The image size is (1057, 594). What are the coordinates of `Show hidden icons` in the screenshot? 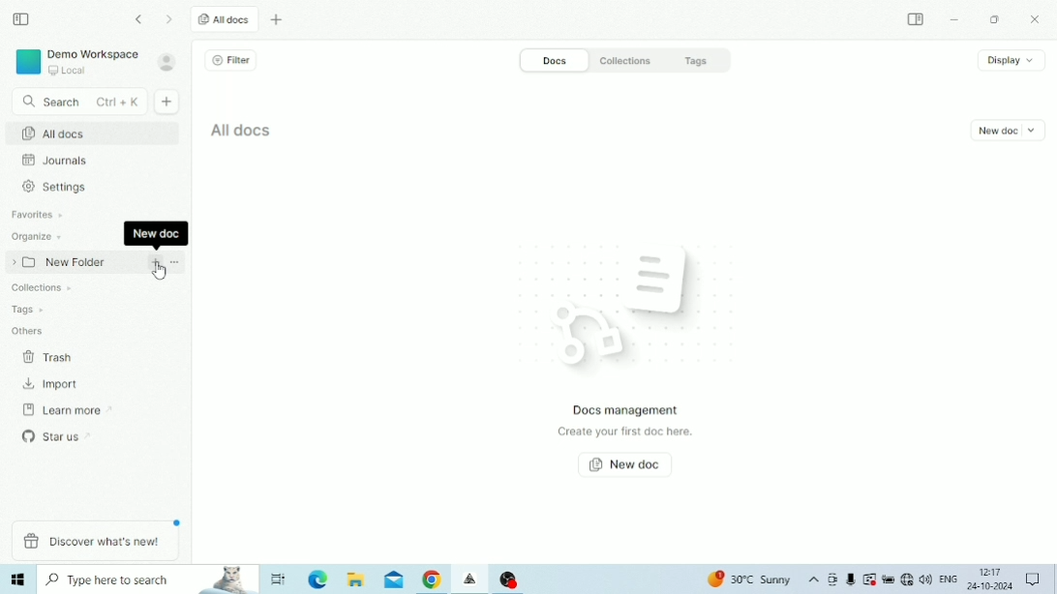 It's located at (814, 580).